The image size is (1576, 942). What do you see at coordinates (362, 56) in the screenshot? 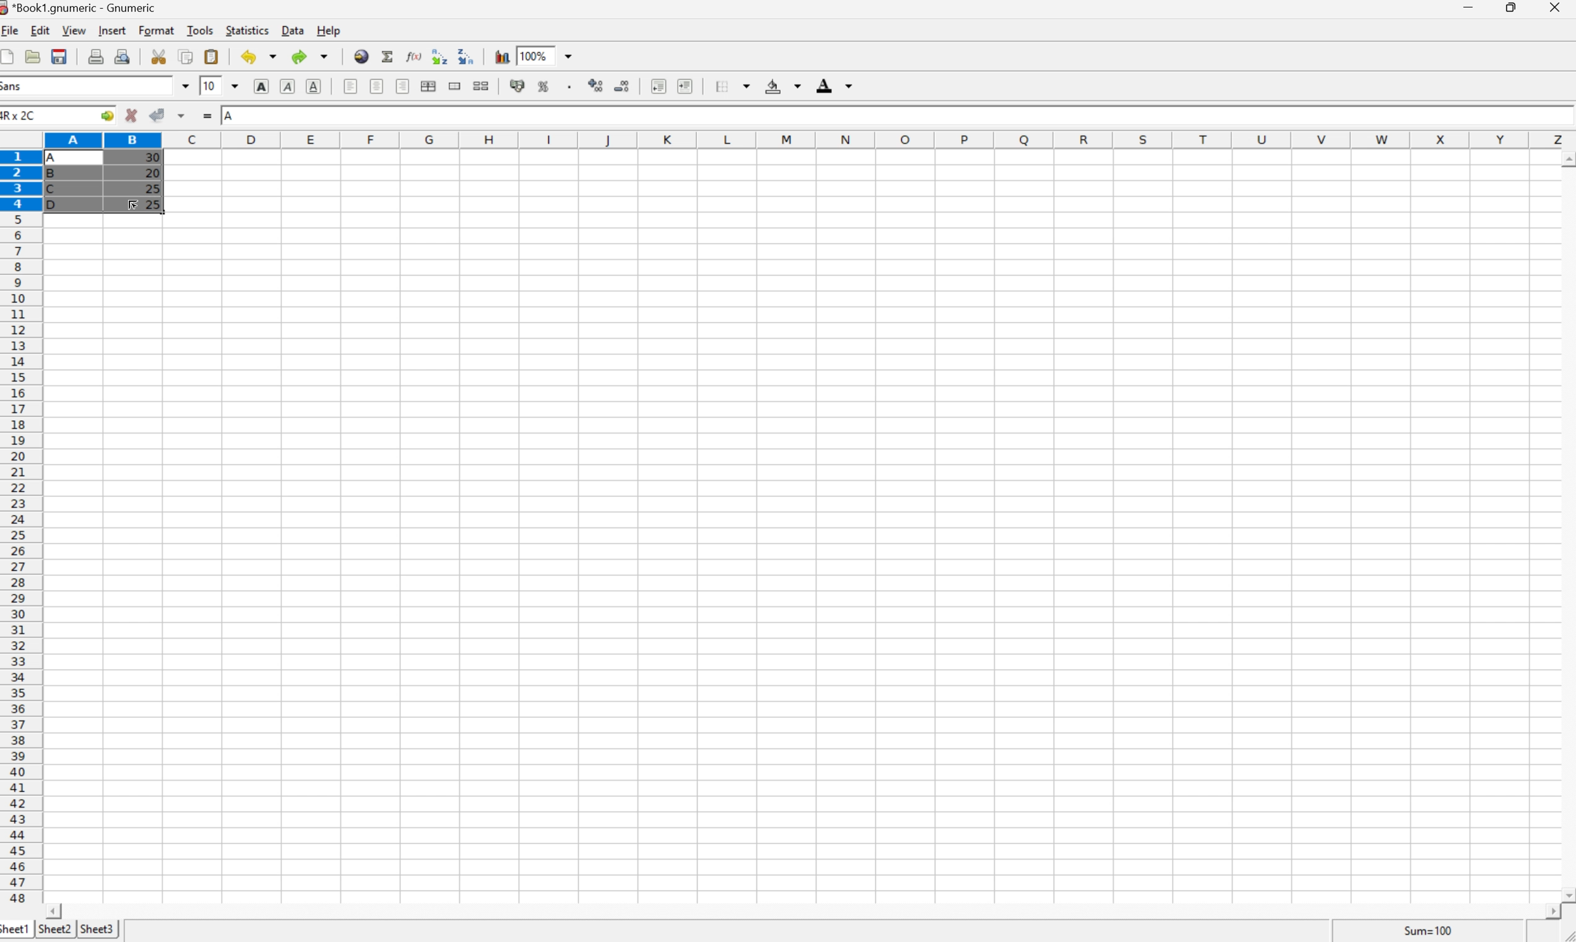
I see `Insert a hyperlink` at bounding box center [362, 56].